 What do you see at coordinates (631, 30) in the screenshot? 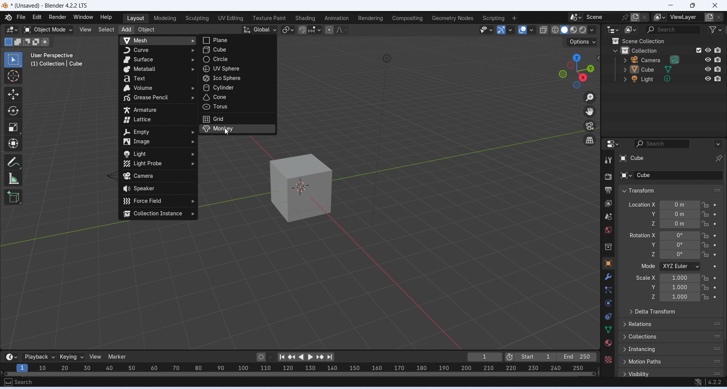
I see `display mode` at bounding box center [631, 30].